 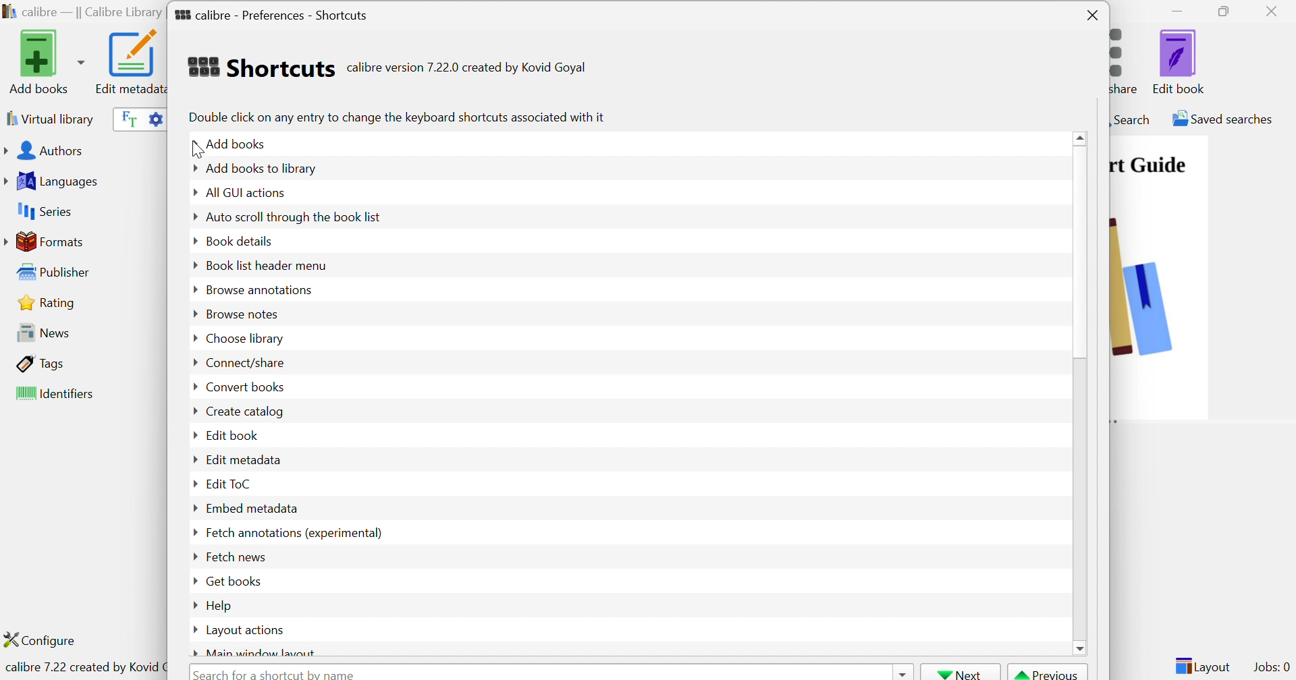 I want to click on Edit book, so click(x=234, y=434).